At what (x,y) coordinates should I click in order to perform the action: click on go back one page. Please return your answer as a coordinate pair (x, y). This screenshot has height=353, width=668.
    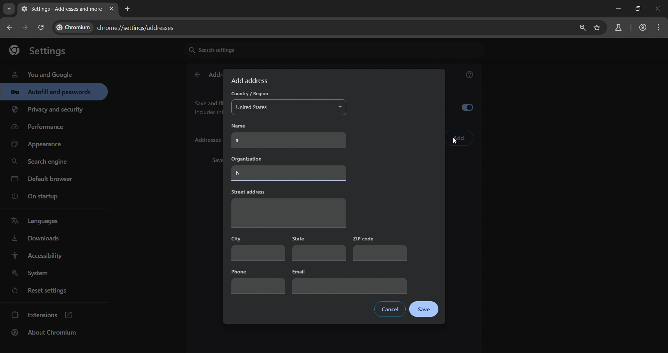
    Looking at the image, I should click on (10, 27).